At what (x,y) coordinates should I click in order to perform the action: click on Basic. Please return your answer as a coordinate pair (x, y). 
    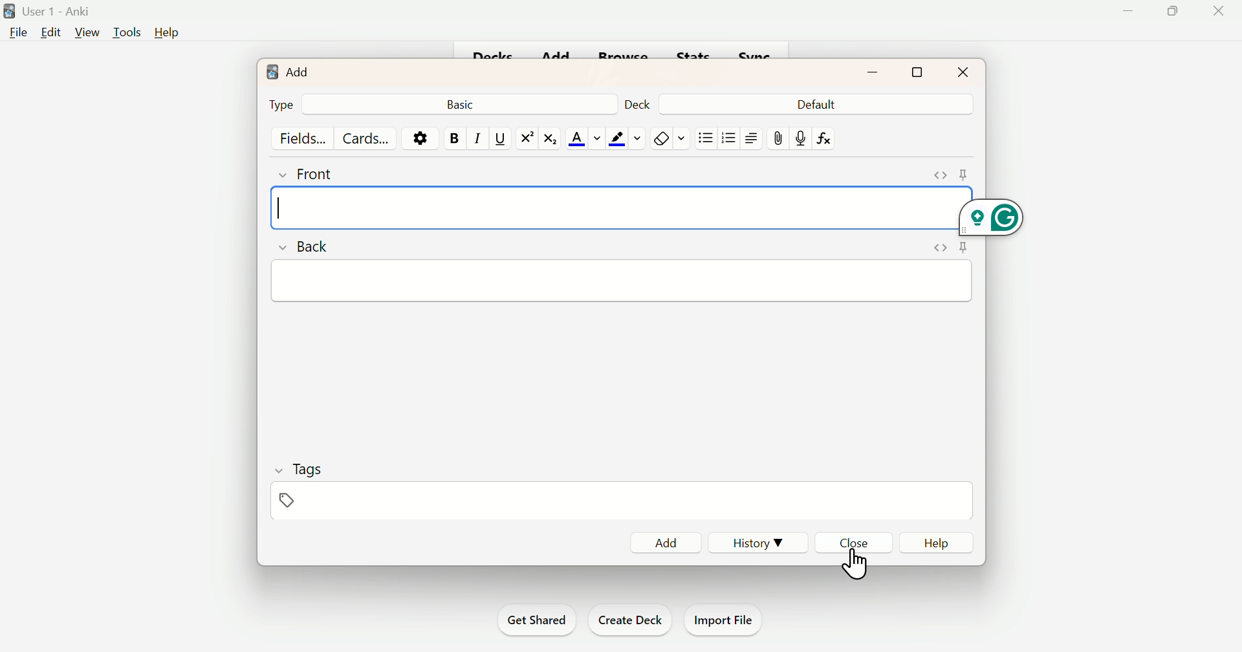
    Looking at the image, I should click on (465, 104).